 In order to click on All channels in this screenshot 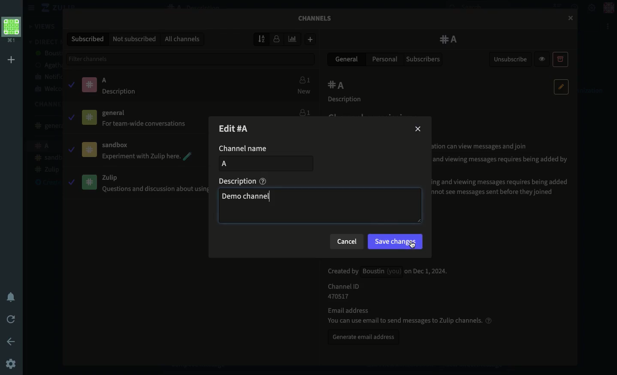, I will do `click(181, 39)`.